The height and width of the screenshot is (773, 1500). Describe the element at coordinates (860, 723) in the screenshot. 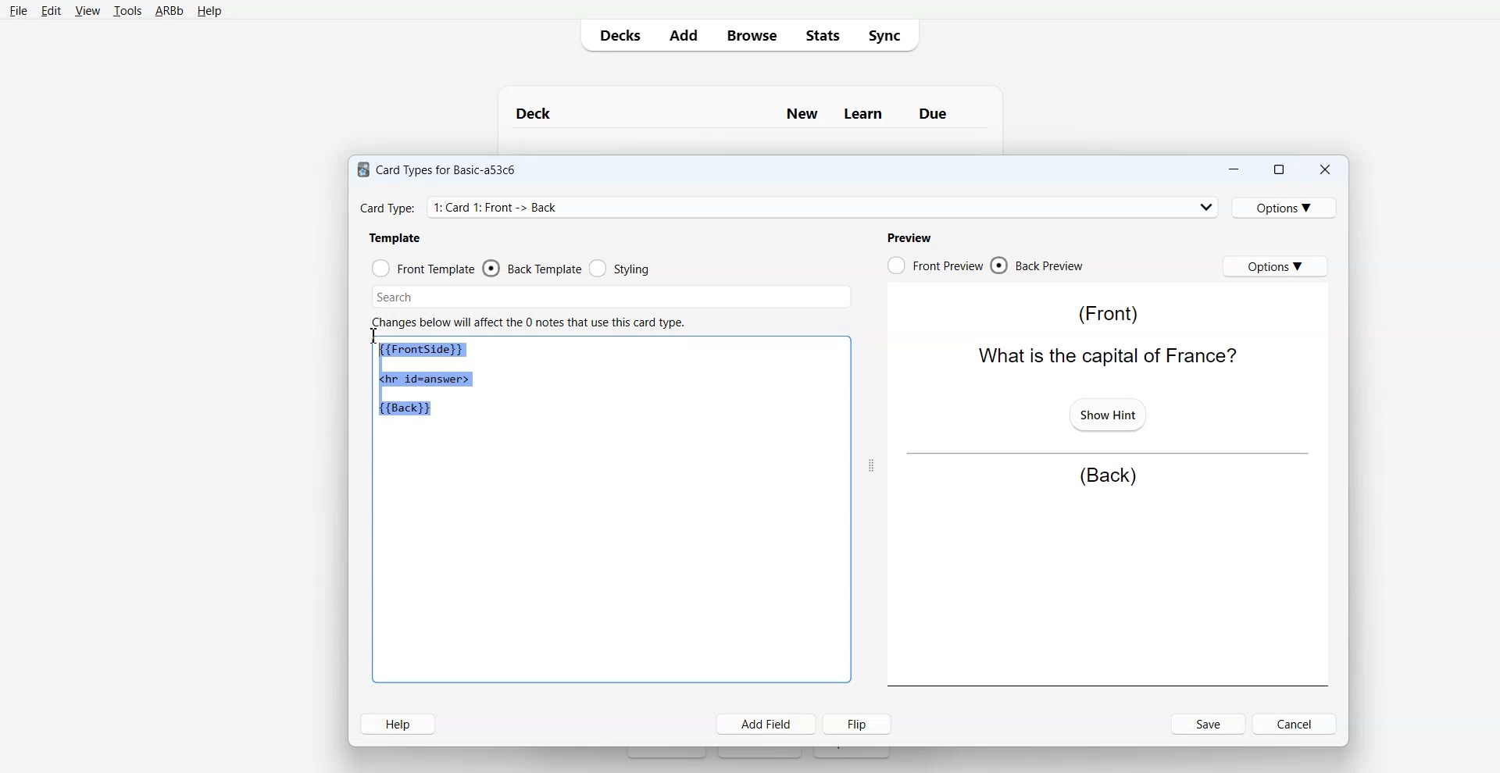

I see `Flip` at that location.